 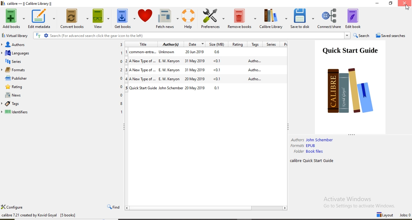 I want to click on Jobs: 0, so click(x=405, y=215).